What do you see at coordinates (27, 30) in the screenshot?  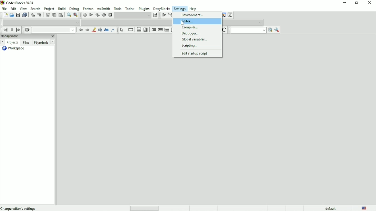 I see `Clear` at bounding box center [27, 30].